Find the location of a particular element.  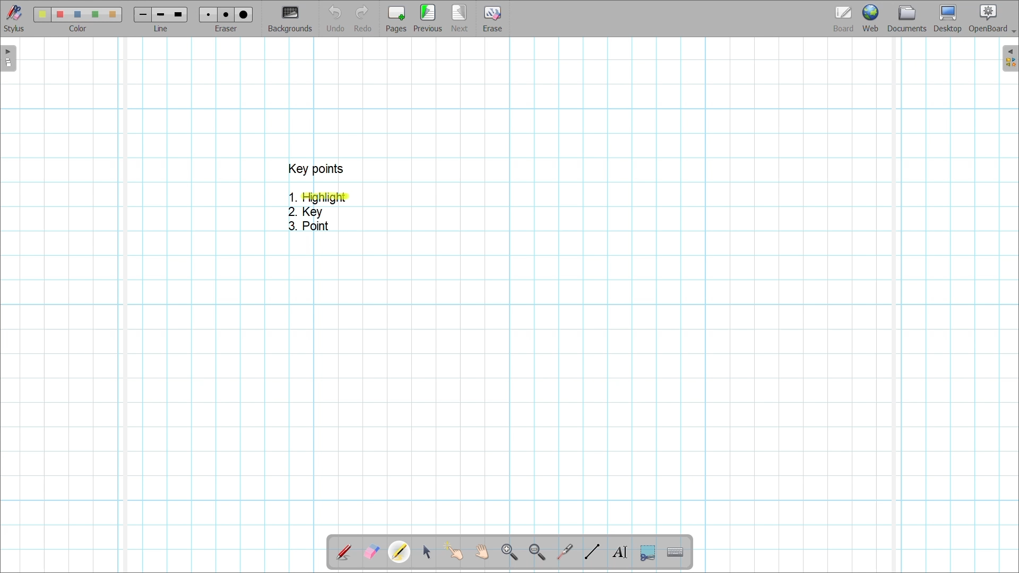

Erase entire page is located at coordinates (492, 19).